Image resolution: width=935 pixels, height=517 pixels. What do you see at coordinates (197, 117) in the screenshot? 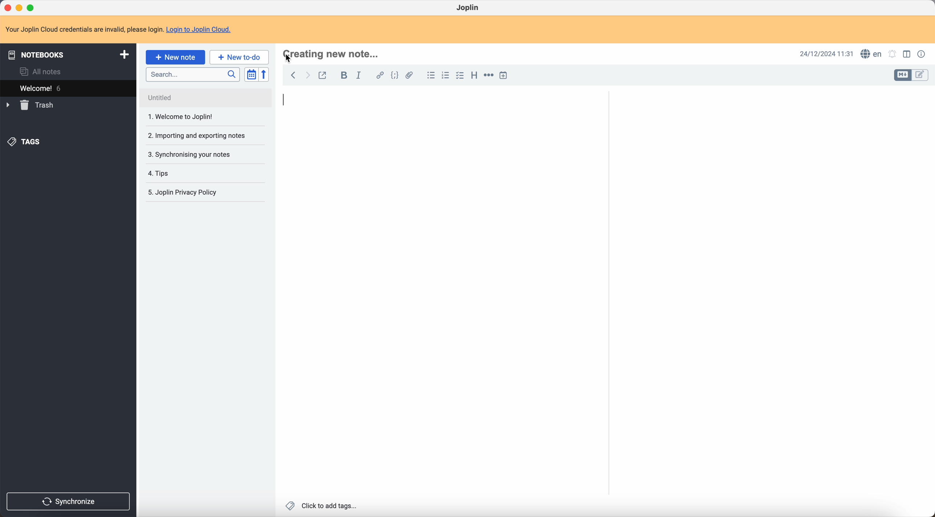
I see `1. Welcome to joplin!` at bounding box center [197, 117].